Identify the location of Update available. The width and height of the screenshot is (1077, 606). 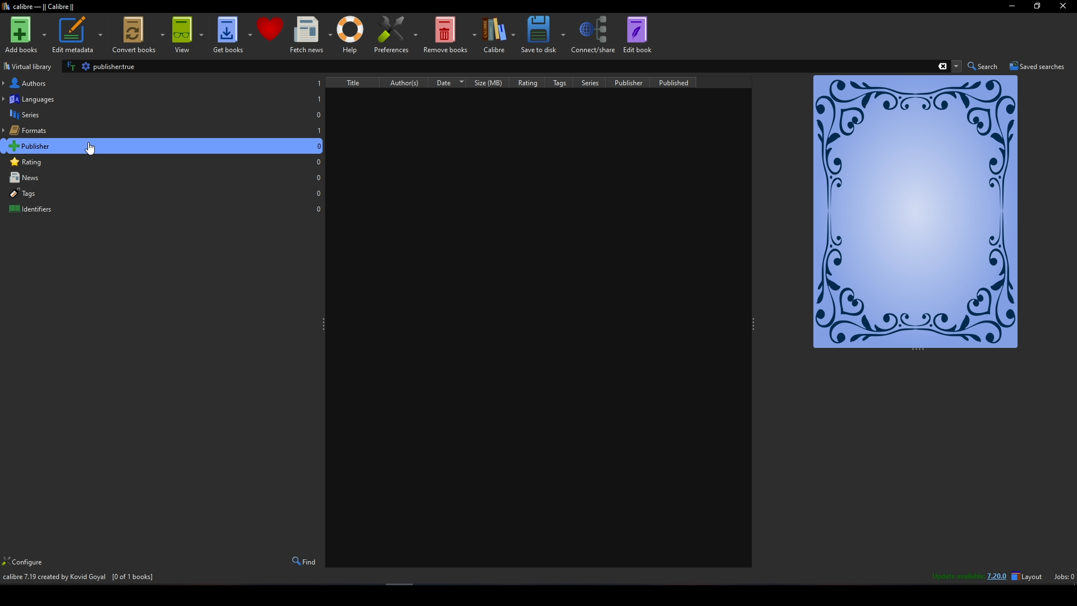
(951, 579).